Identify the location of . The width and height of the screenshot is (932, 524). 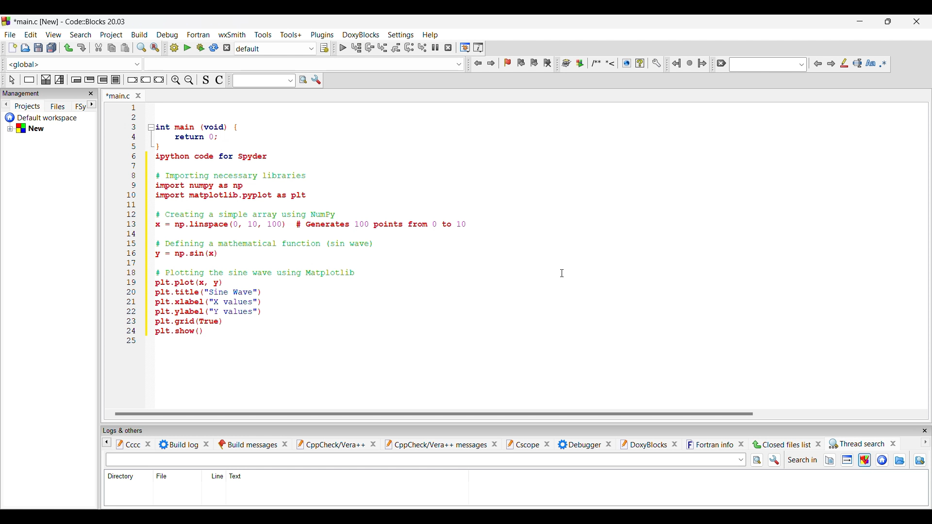
(187, 443).